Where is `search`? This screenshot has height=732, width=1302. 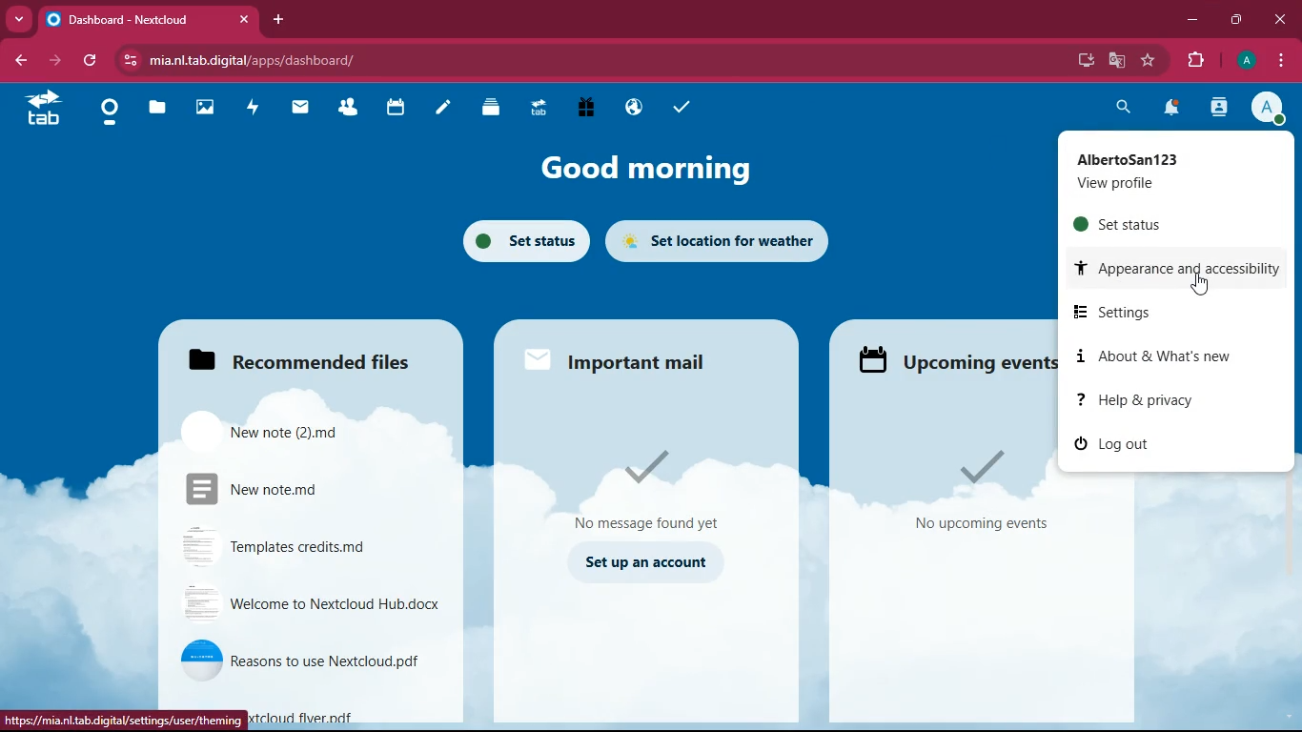
search is located at coordinates (1125, 109).